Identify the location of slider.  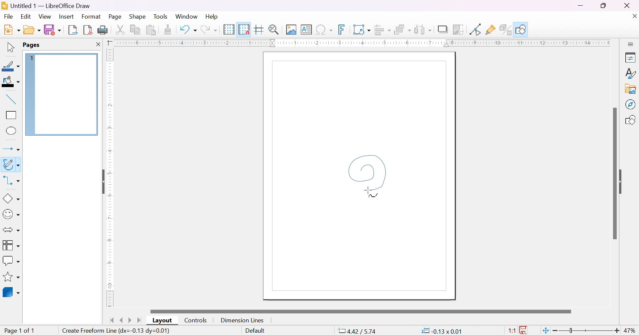
(587, 331).